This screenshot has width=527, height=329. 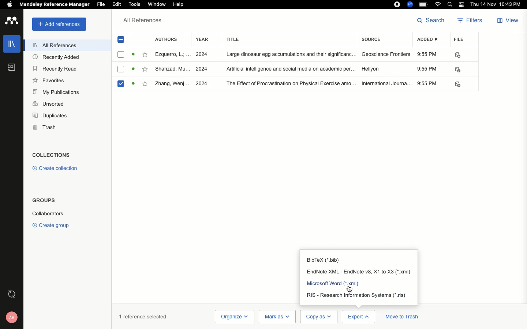 What do you see at coordinates (424, 5) in the screenshot?
I see `Charge` at bounding box center [424, 5].